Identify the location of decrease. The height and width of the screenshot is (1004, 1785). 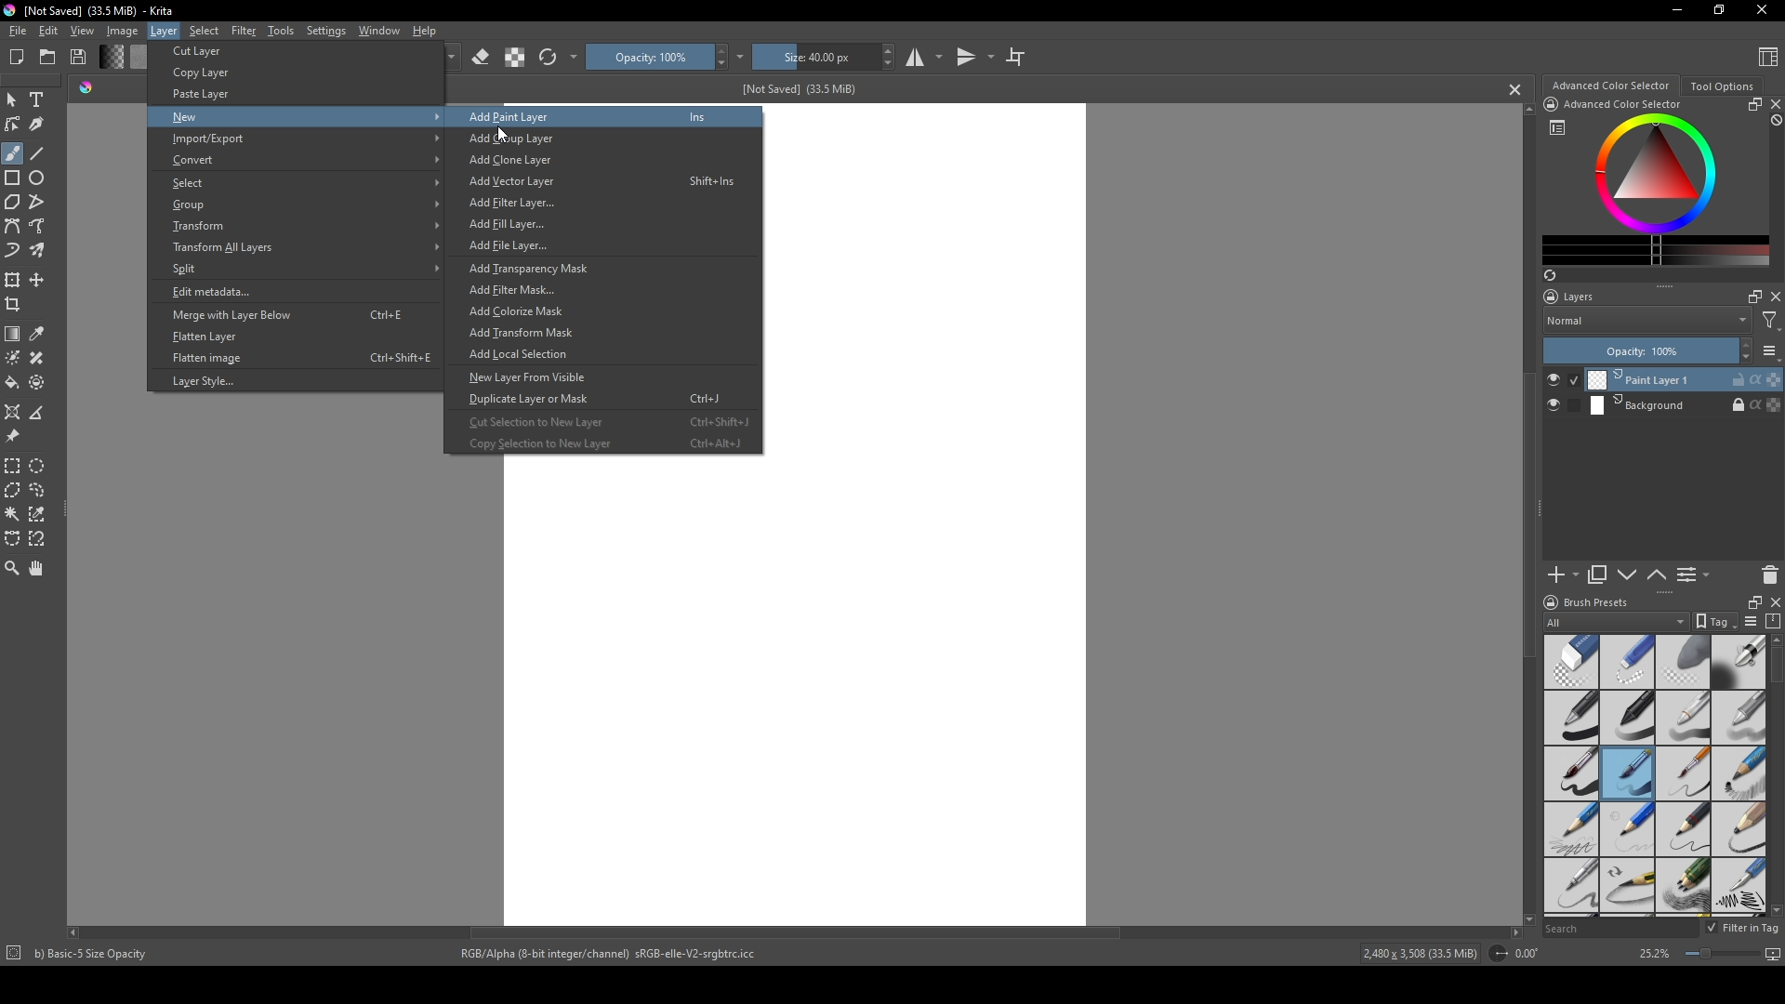
(1744, 359).